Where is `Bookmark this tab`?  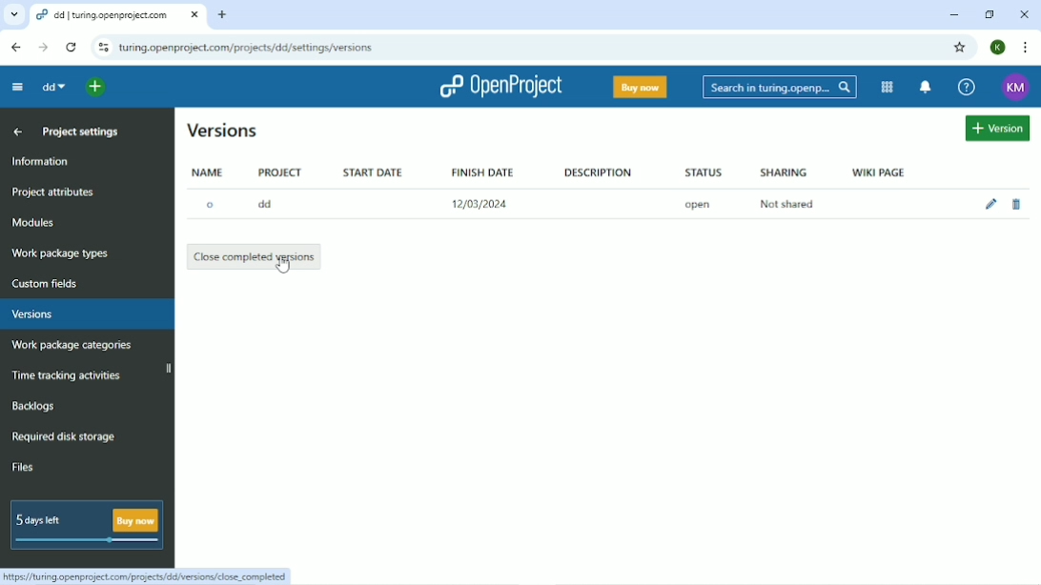 Bookmark this tab is located at coordinates (960, 47).